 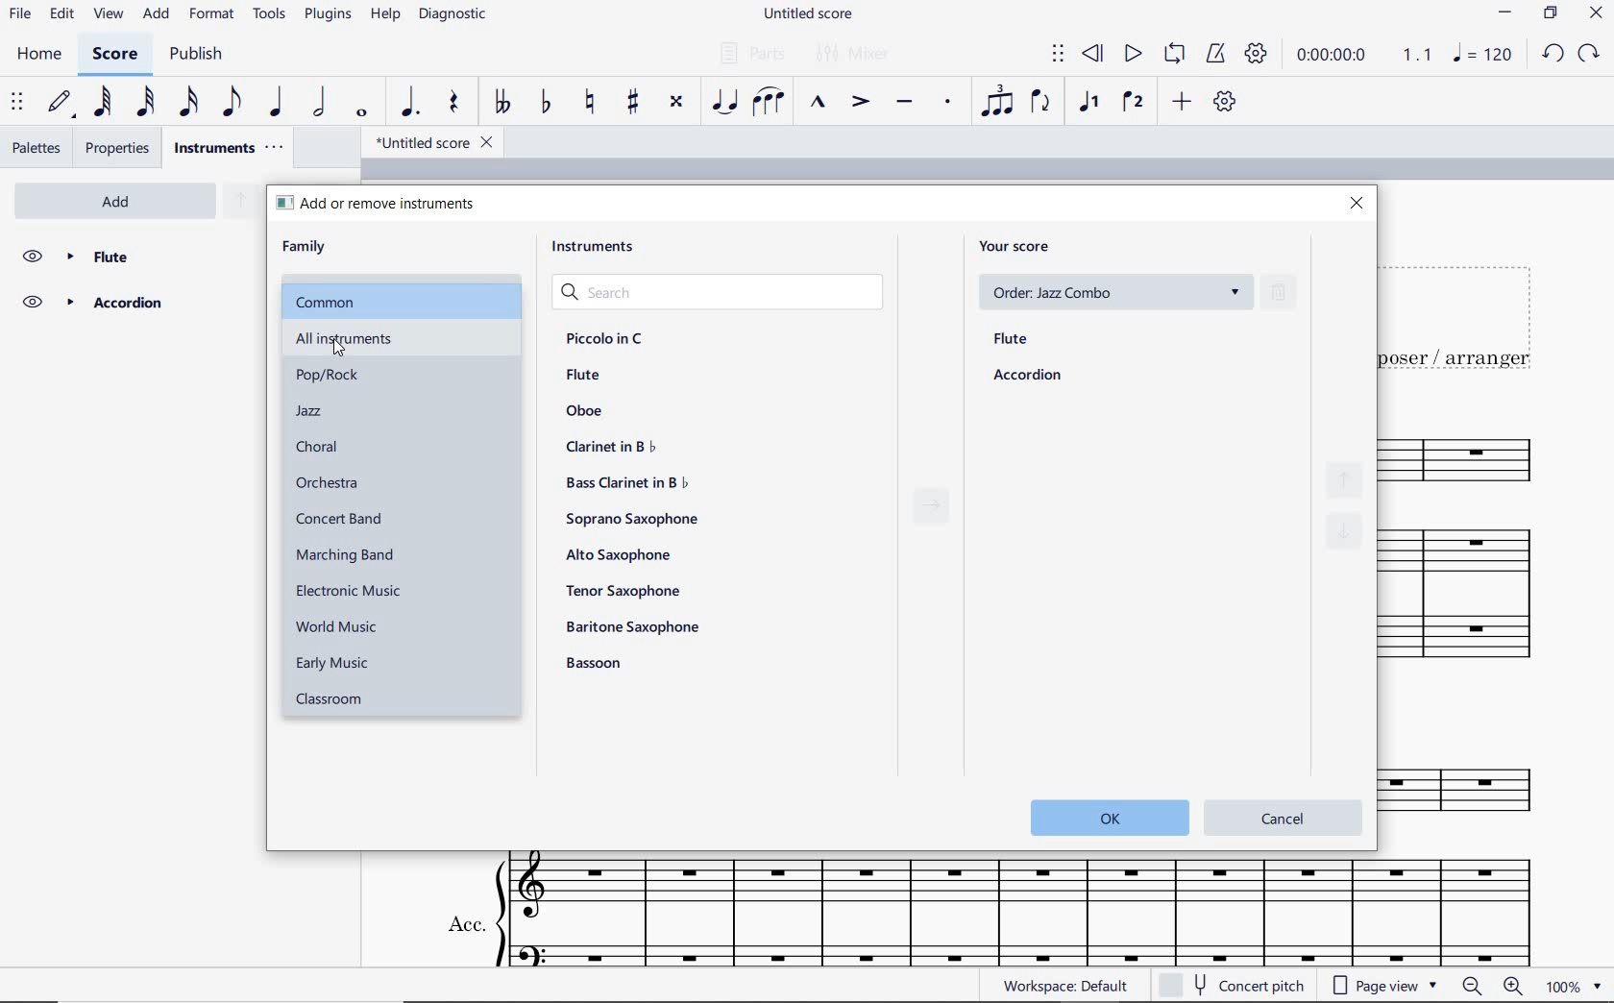 I want to click on clarinet in B, so click(x=610, y=447).